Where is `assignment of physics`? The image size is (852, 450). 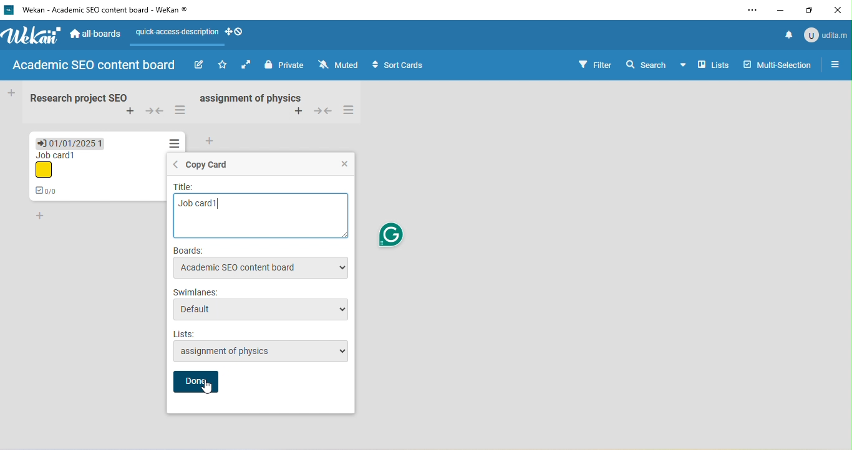
assignment of physics is located at coordinates (260, 352).